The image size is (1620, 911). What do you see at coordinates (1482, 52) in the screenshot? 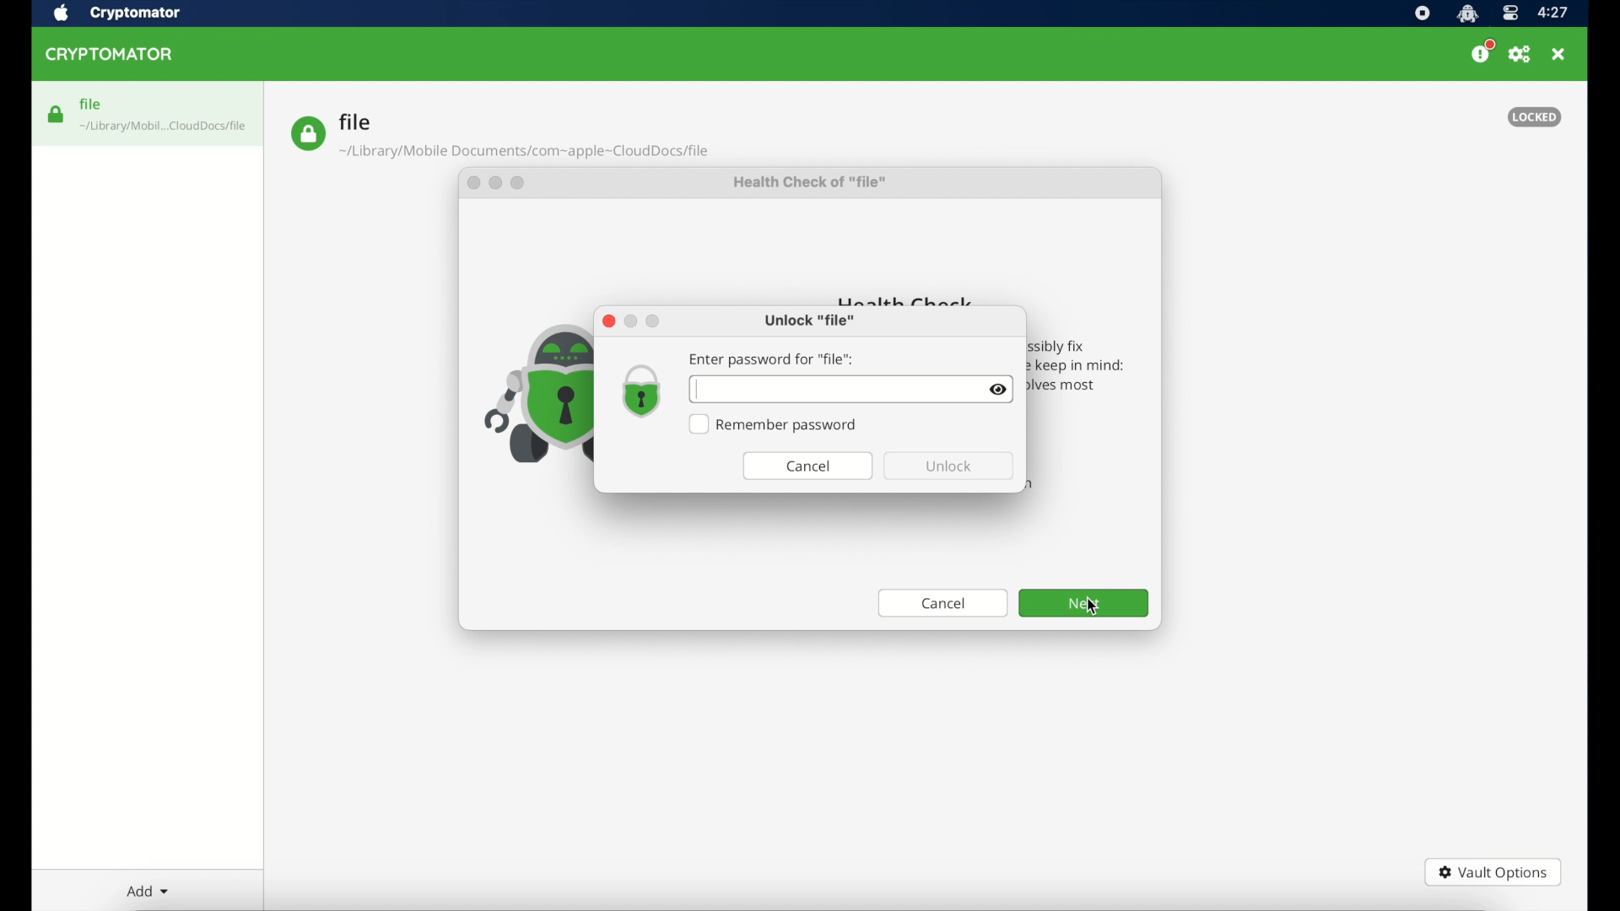
I see `donate` at bounding box center [1482, 52].